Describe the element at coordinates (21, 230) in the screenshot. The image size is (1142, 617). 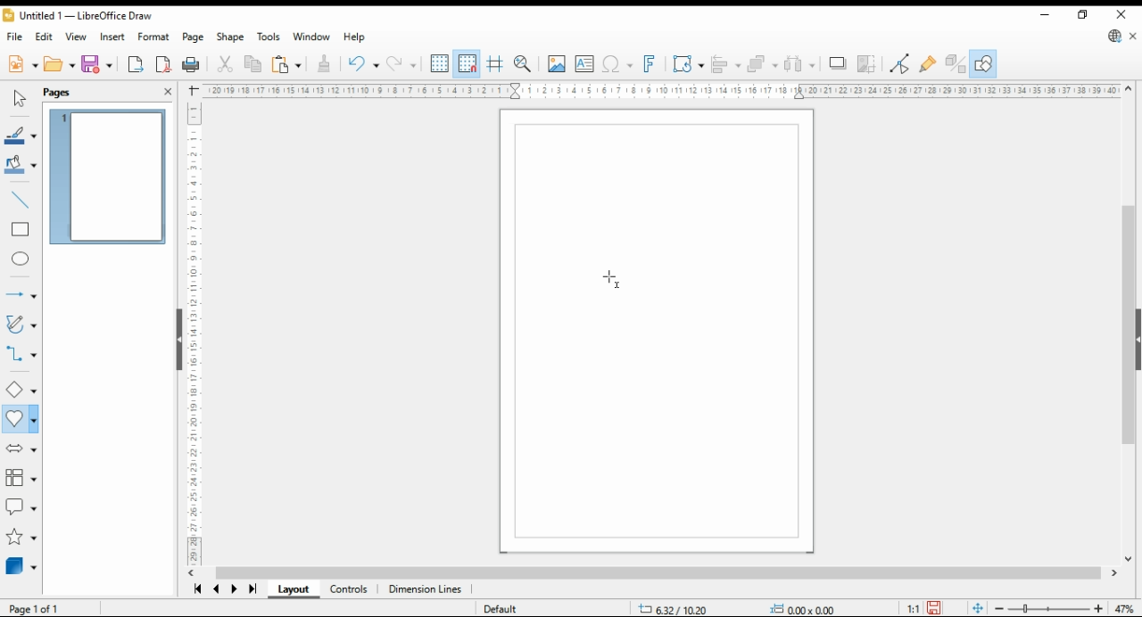
I see `rectangle` at that location.